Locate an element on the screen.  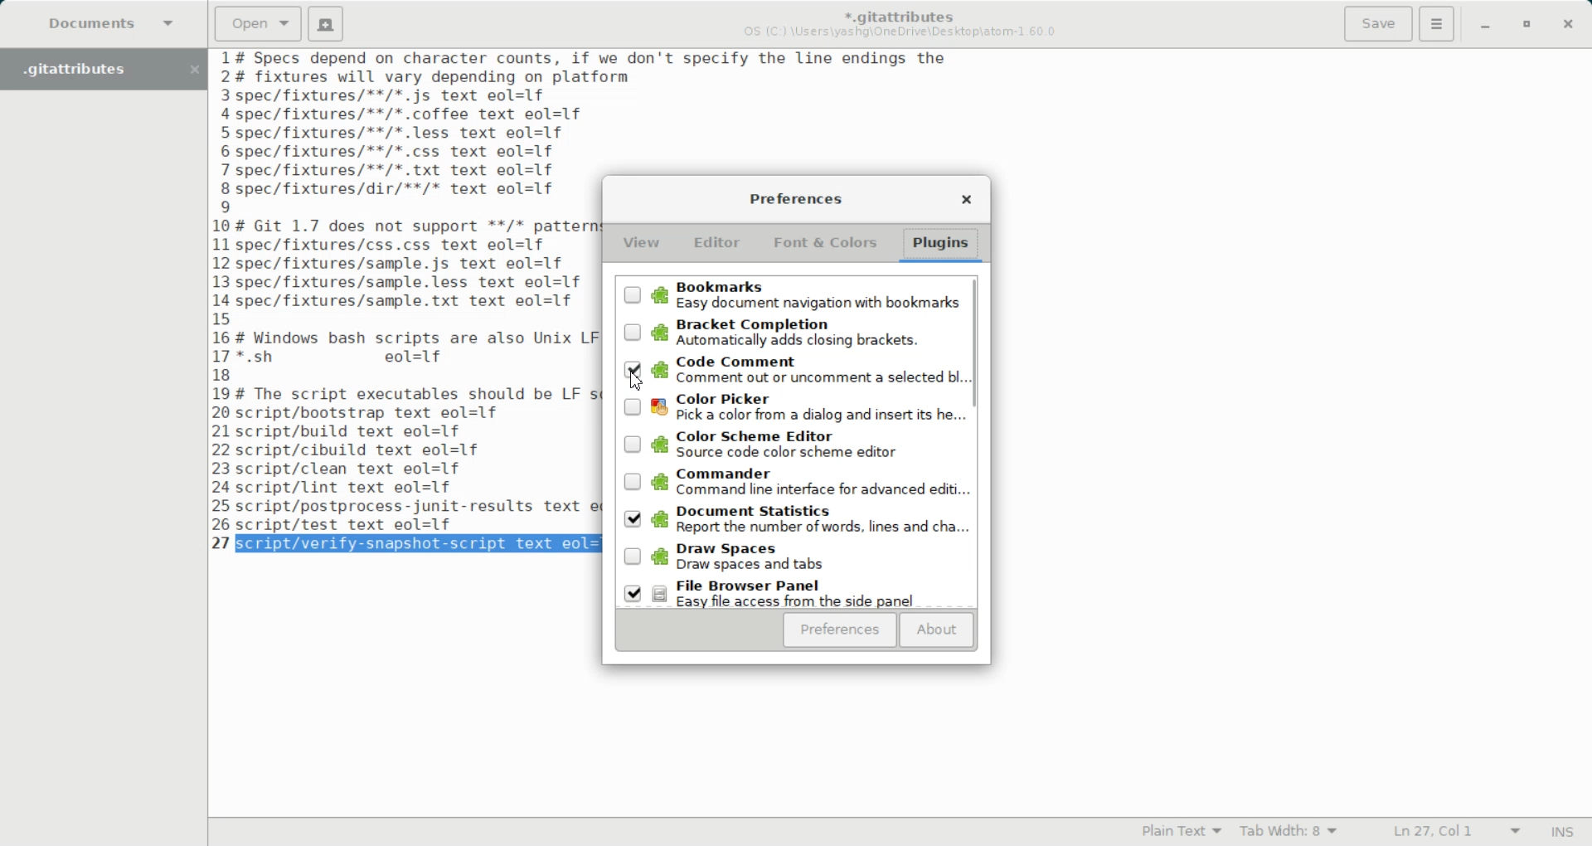
Close is located at coordinates (1568, 26).